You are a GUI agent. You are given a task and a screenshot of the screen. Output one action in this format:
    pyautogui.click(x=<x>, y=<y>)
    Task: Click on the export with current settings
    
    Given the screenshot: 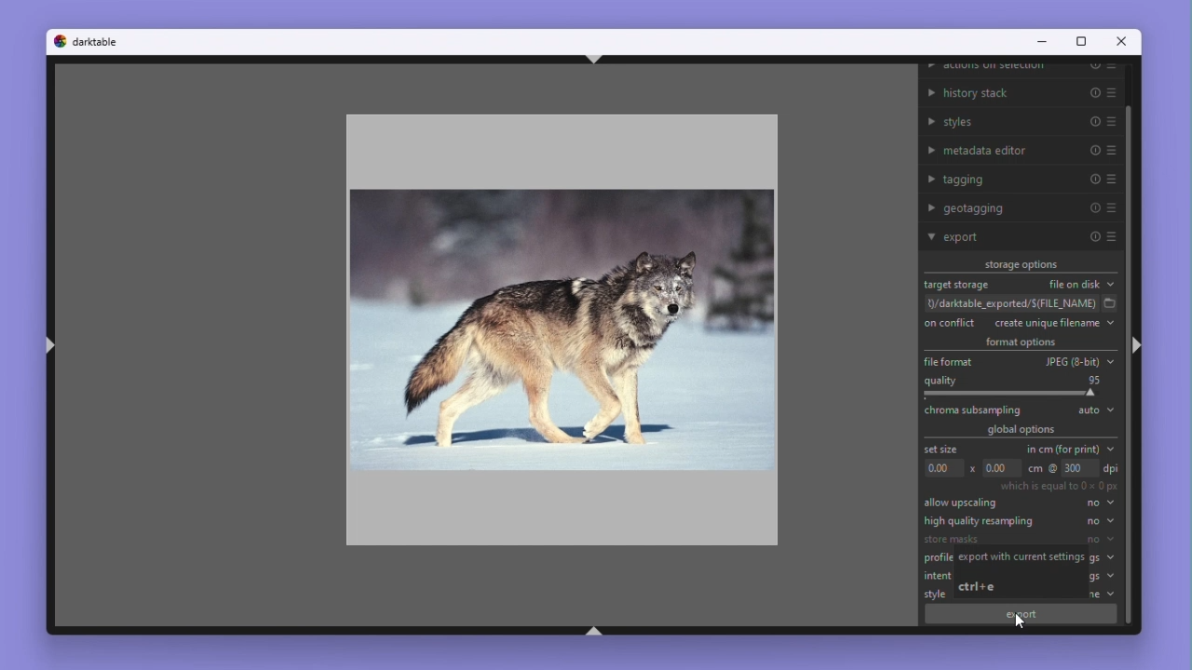 What is the action you would take?
    pyautogui.click(x=1023, y=557)
    